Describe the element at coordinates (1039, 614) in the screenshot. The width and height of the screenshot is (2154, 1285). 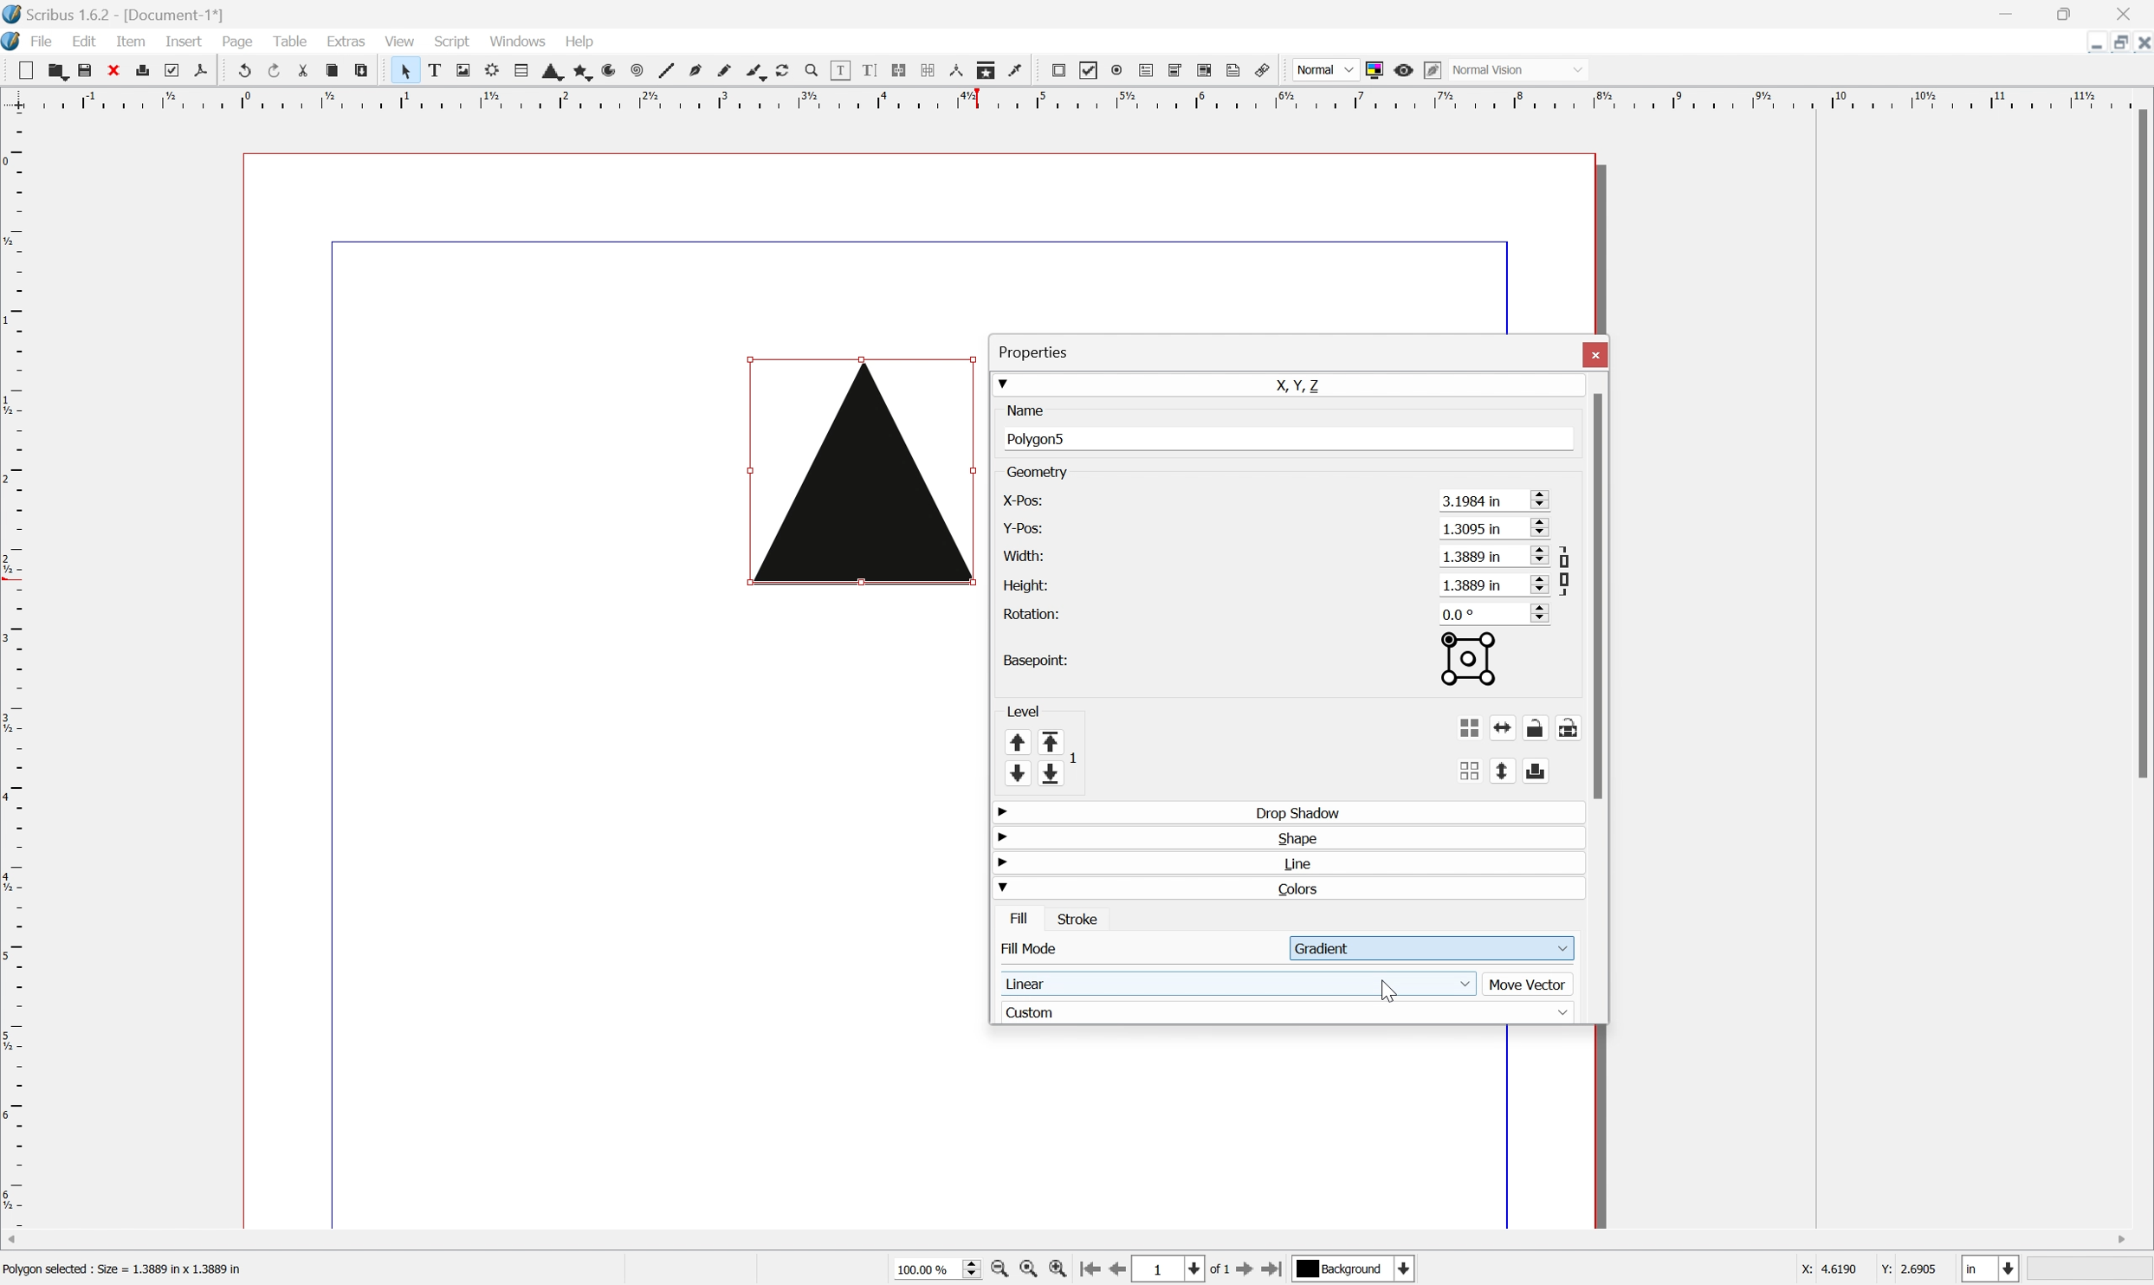
I see `Rotation:` at that location.